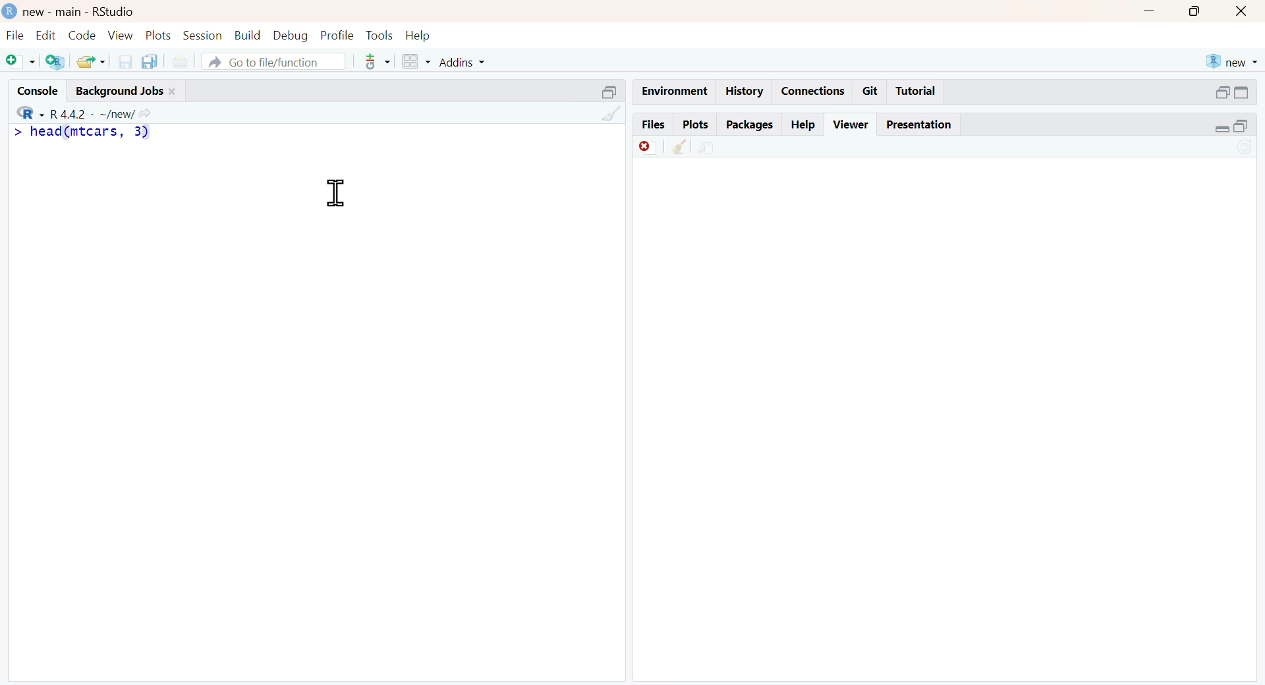  I want to click on Addins +, so click(462, 63).